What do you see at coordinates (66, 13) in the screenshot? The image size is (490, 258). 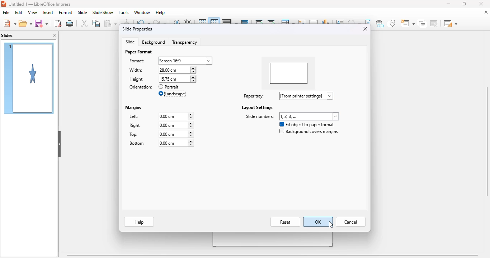 I see `format` at bounding box center [66, 13].